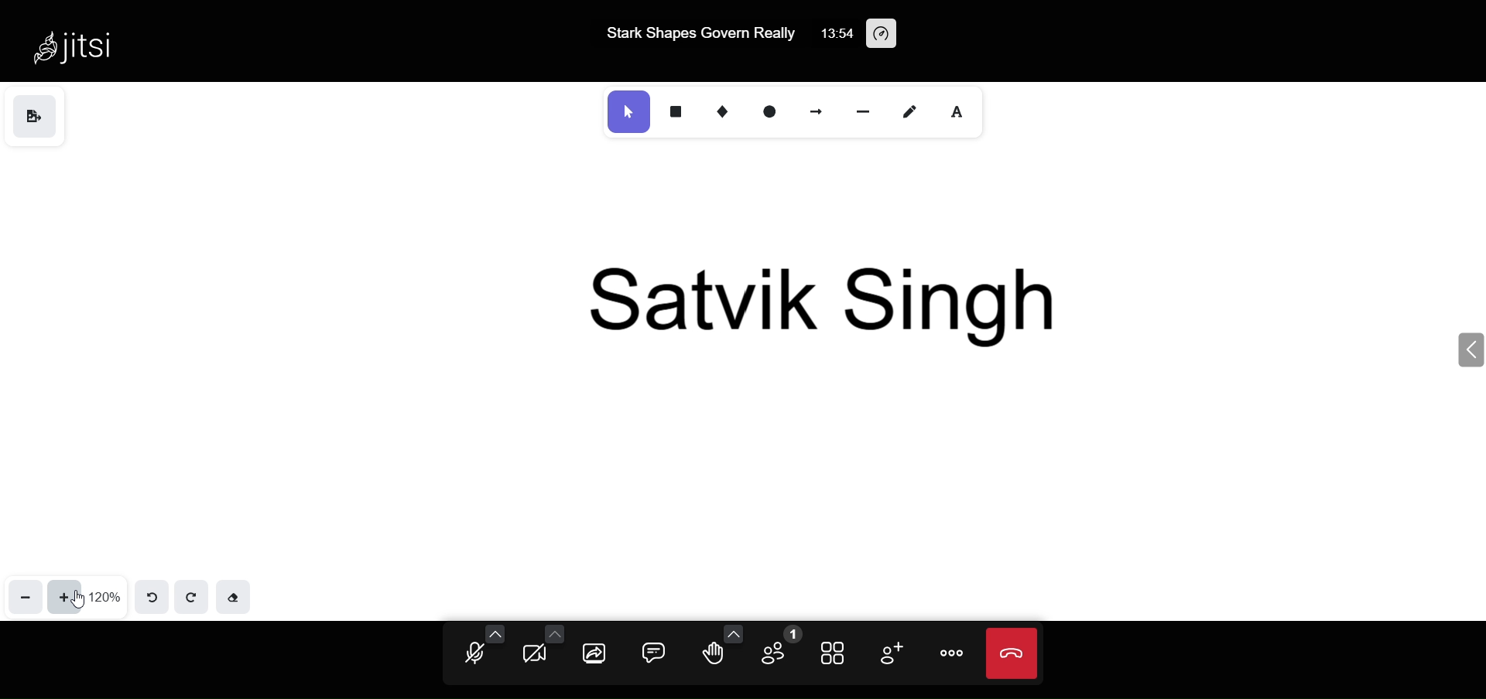 This screenshot has width=1486, height=699. I want to click on more audio option, so click(497, 633).